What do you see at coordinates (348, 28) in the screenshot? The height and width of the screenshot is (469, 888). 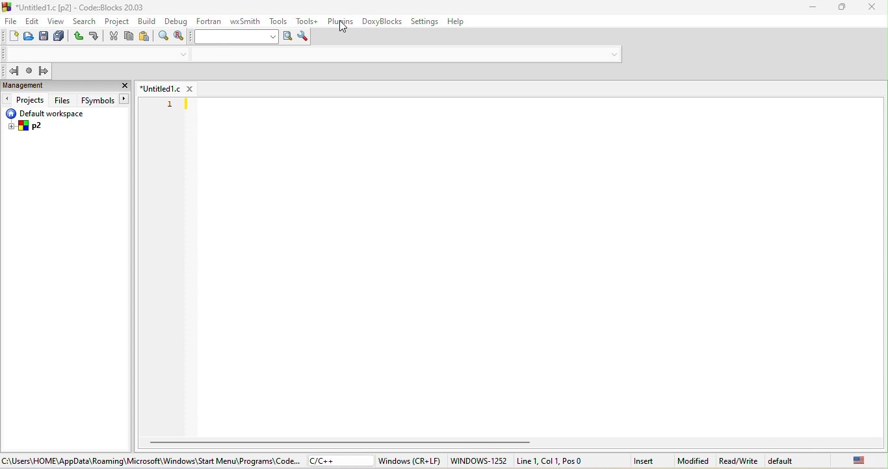 I see `cursor` at bounding box center [348, 28].